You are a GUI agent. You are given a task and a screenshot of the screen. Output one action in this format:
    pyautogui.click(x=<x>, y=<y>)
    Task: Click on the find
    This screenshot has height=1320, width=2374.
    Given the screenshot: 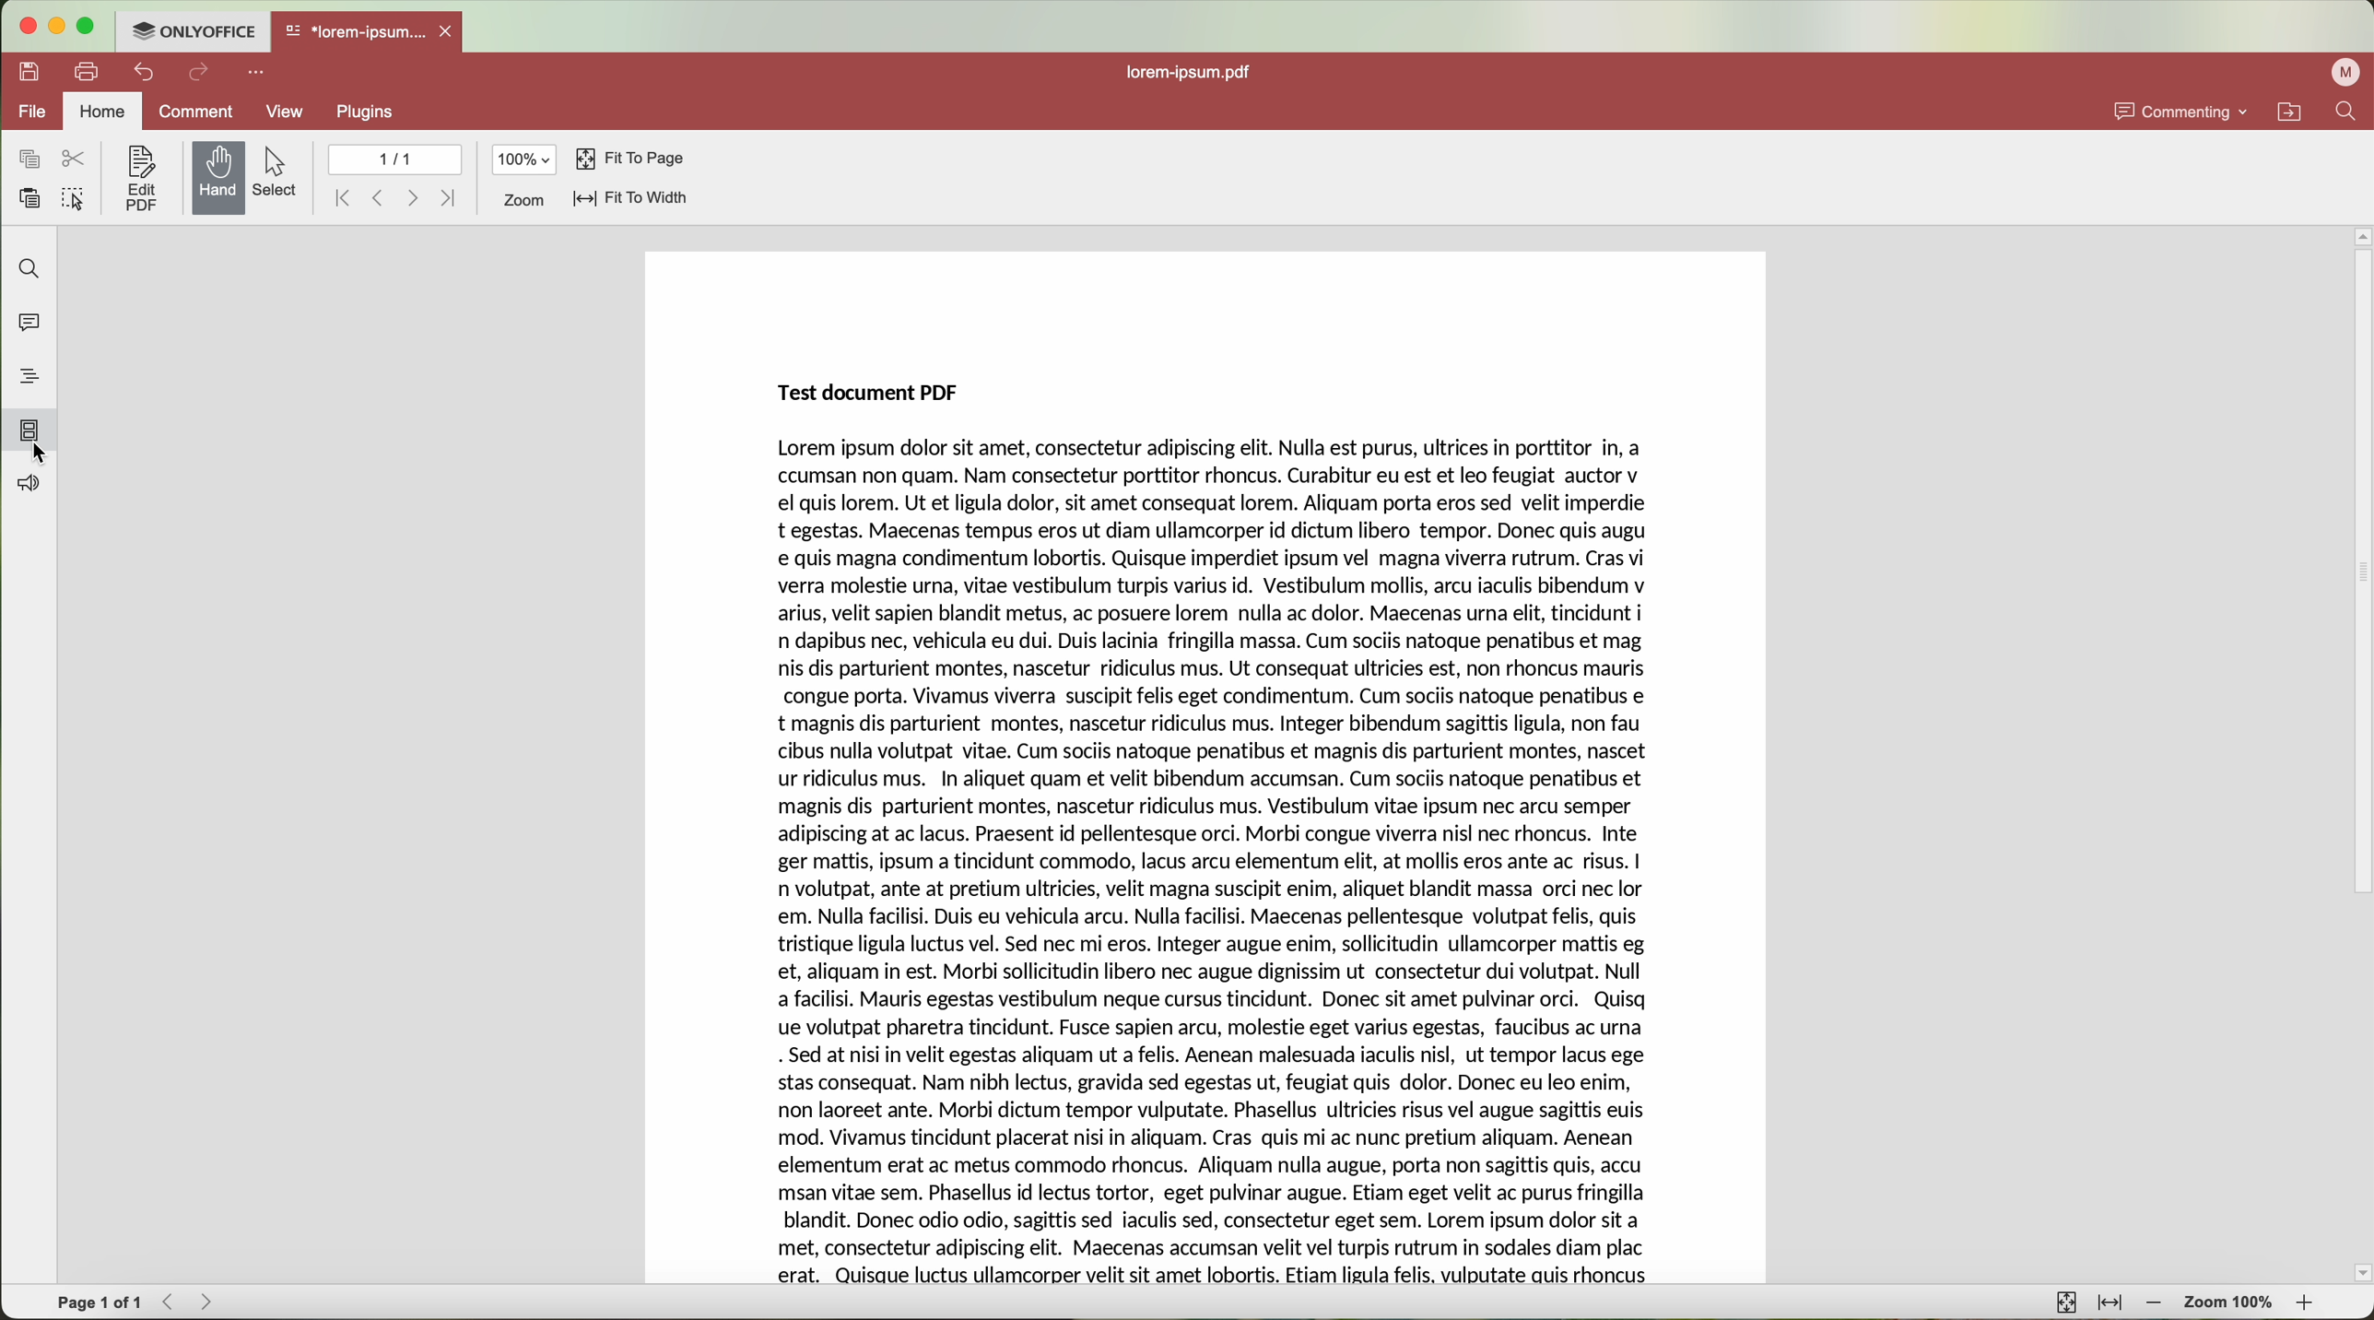 What is the action you would take?
    pyautogui.click(x=2352, y=112)
    